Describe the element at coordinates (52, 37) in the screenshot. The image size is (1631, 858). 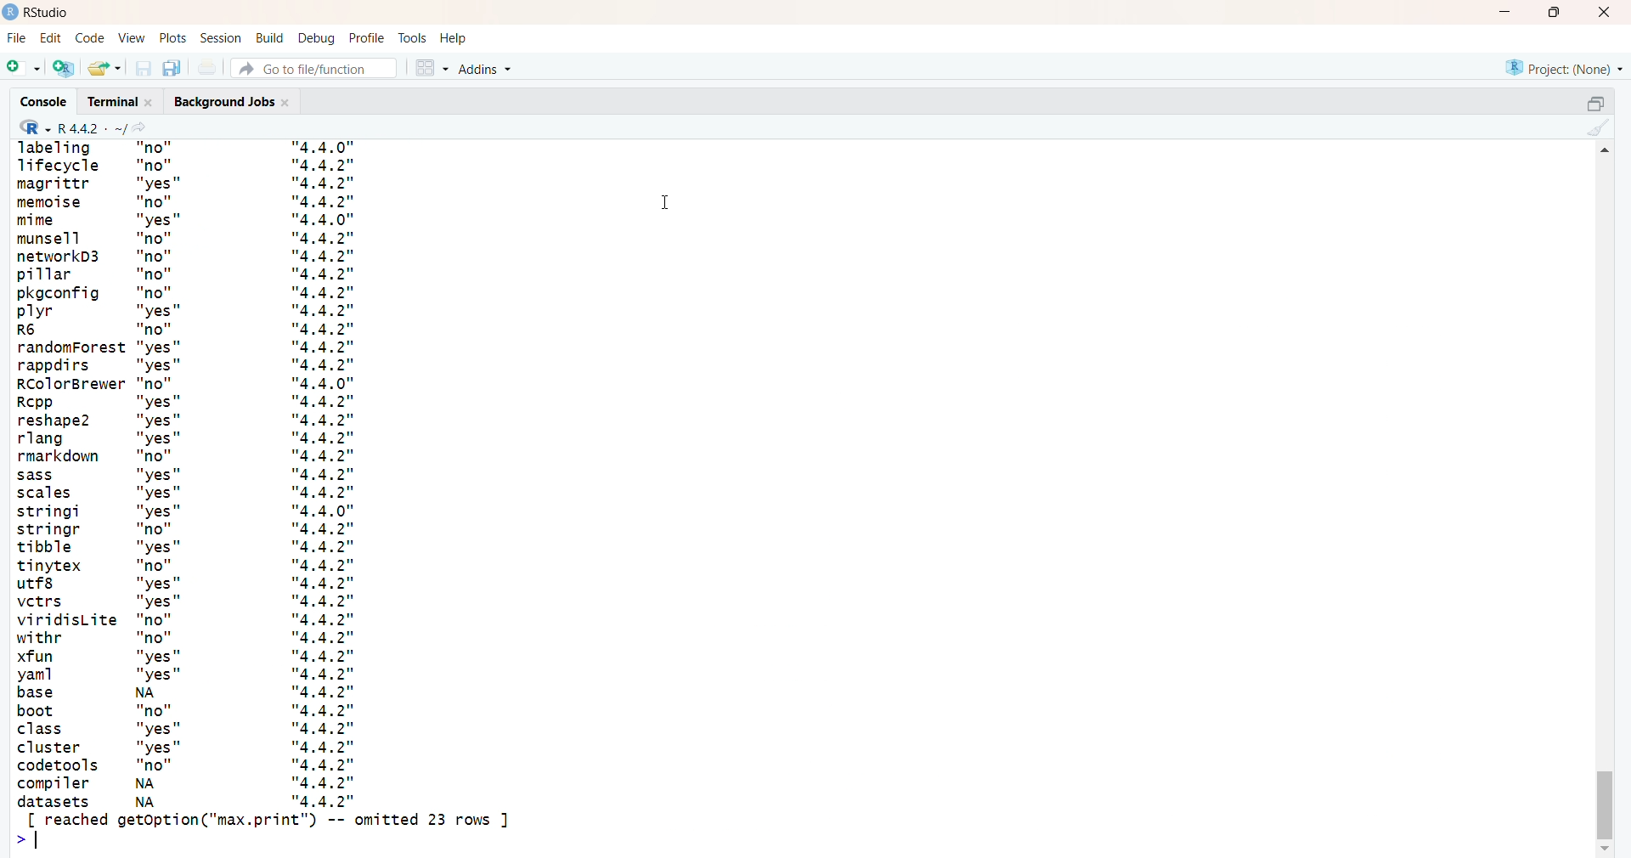
I see `edit` at that location.